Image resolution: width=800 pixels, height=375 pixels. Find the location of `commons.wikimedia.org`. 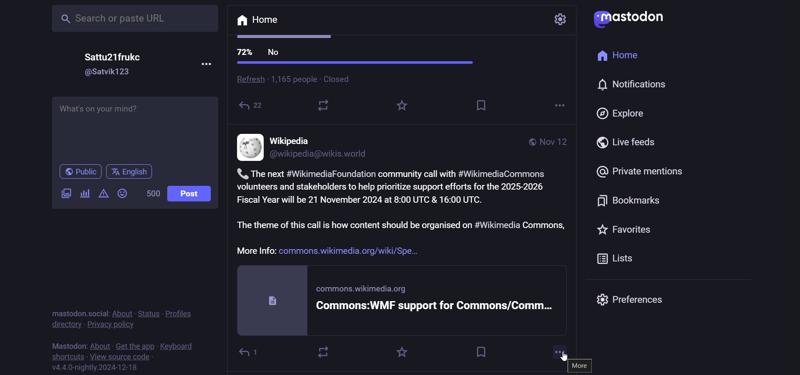

commons.wikimedia.org is located at coordinates (366, 289).